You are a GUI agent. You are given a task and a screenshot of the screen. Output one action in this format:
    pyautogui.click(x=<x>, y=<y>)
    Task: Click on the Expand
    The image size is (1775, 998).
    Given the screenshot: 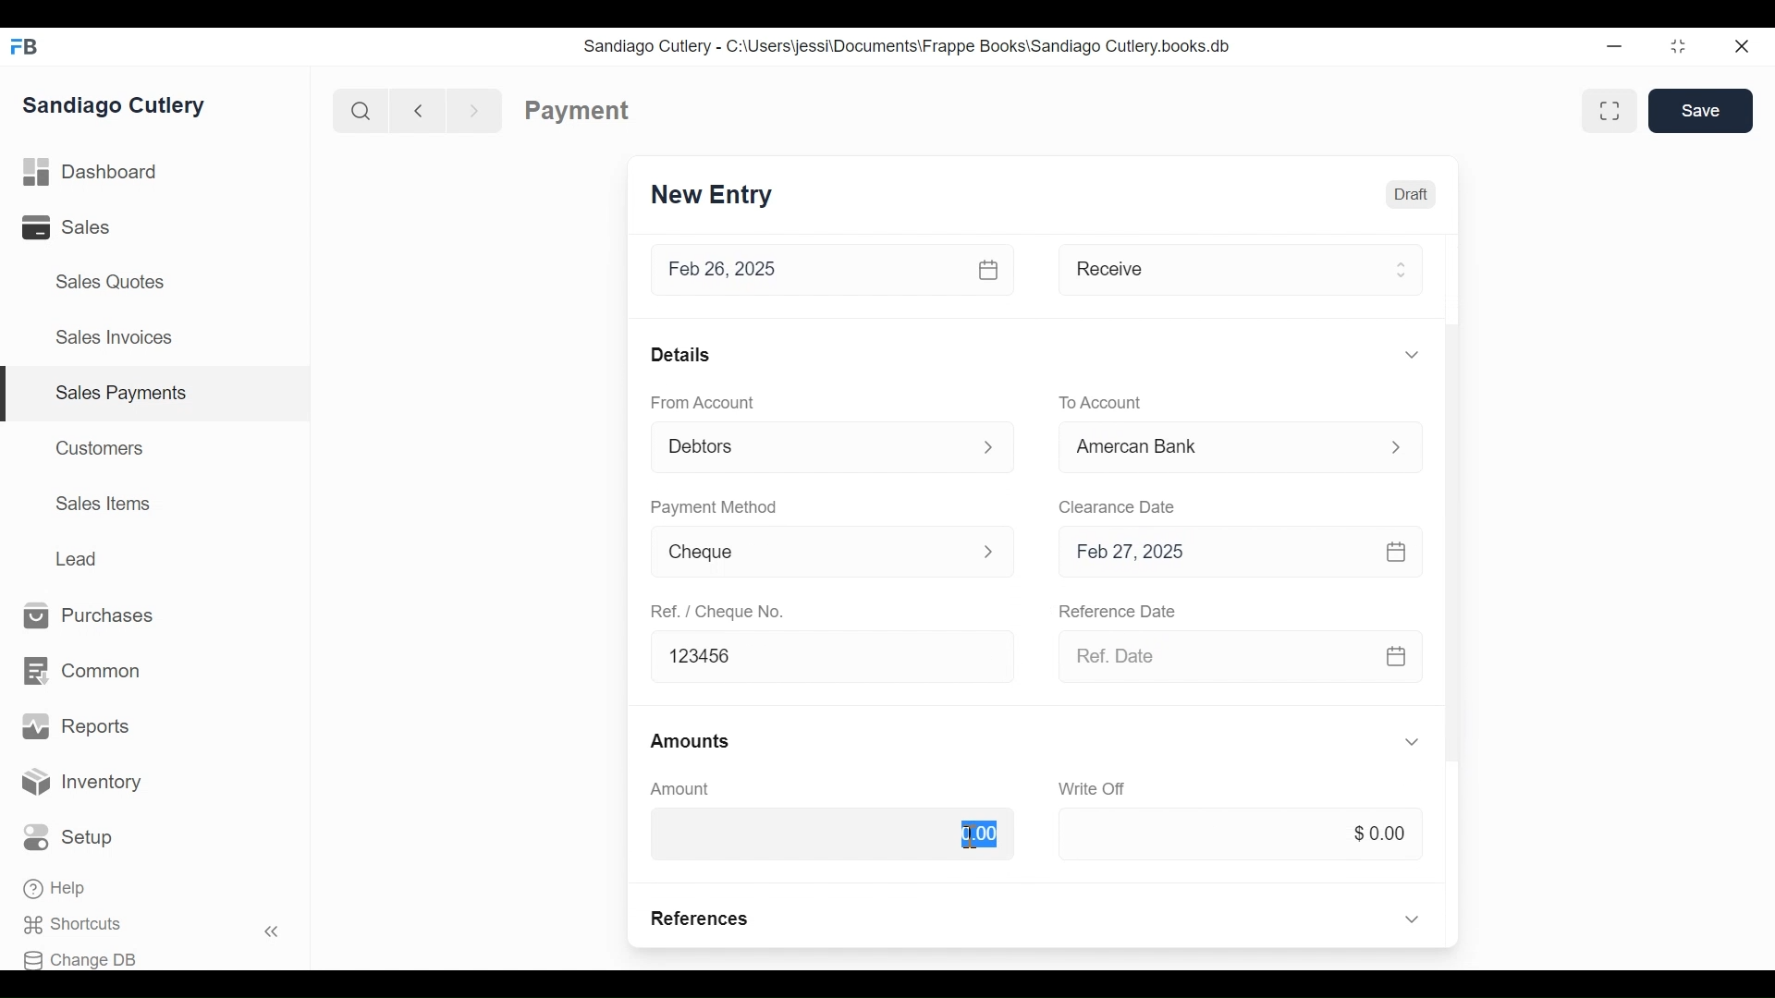 What is the action you would take?
    pyautogui.click(x=1400, y=269)
    